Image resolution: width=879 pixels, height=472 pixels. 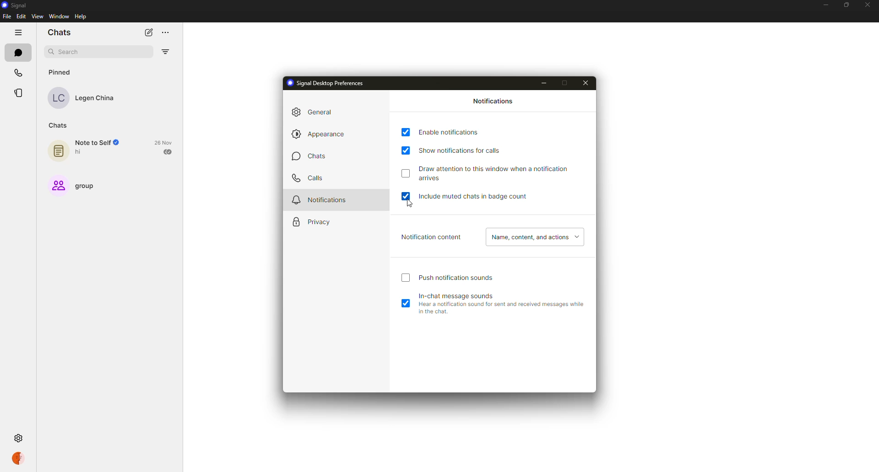 I want to click on view, so click(x=36, y=16).